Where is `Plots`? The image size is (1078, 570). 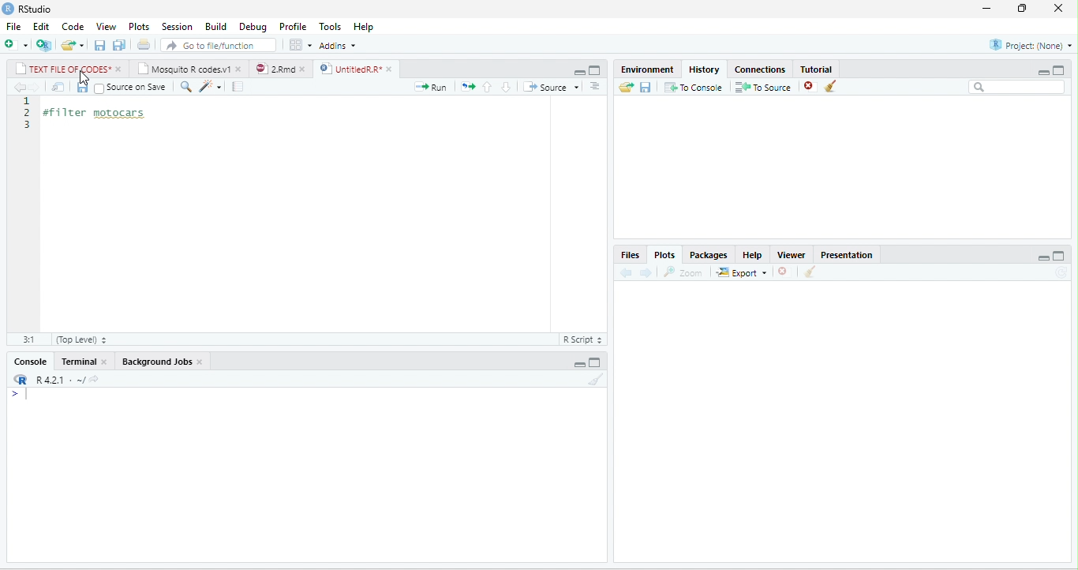
Plots is located at coordinates (665, 255).